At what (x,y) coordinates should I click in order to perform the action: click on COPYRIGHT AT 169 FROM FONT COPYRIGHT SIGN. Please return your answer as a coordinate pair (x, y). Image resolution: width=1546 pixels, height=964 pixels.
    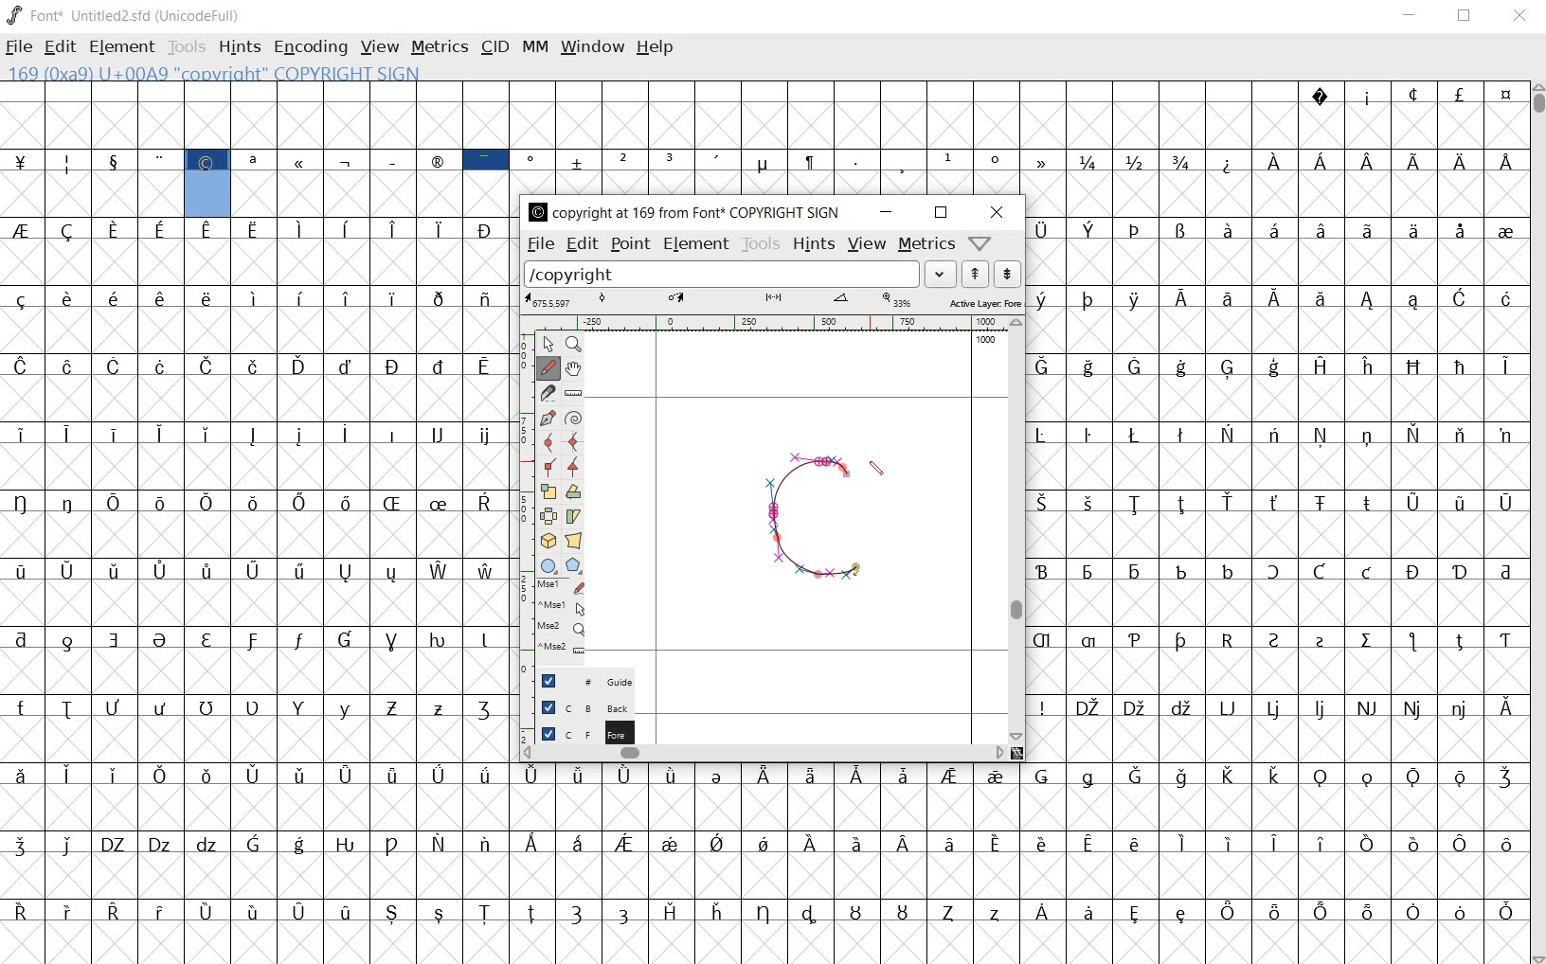
    Looking at the image, I should click on (680, 213).